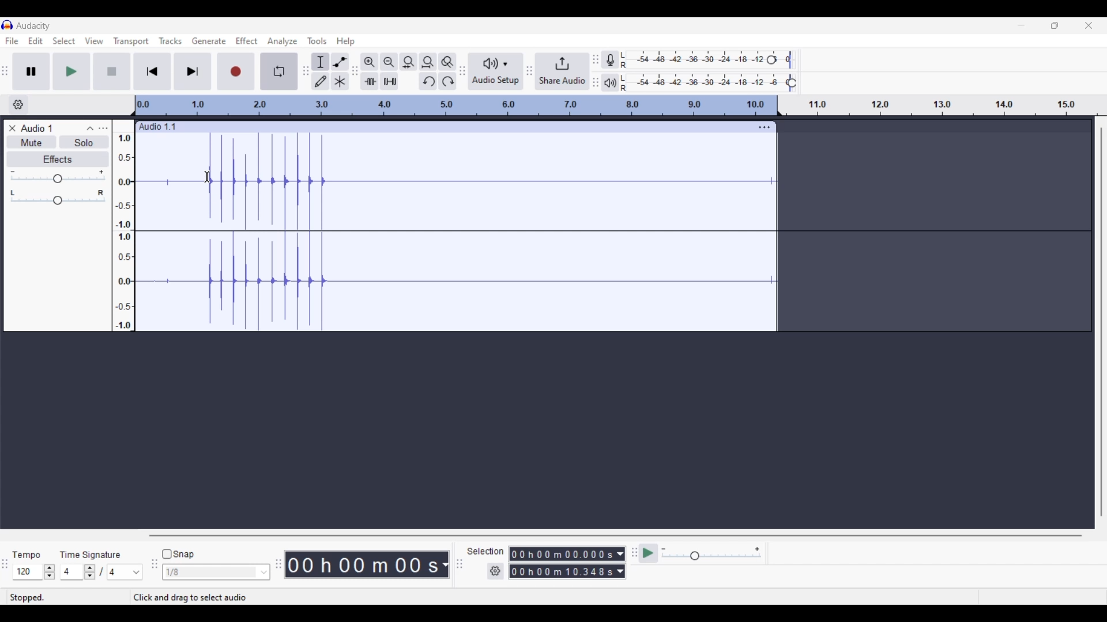 Image resolution: width=1107 pixels, height=622 pixels. I want to click on Analyze menu, so click(283, 41).